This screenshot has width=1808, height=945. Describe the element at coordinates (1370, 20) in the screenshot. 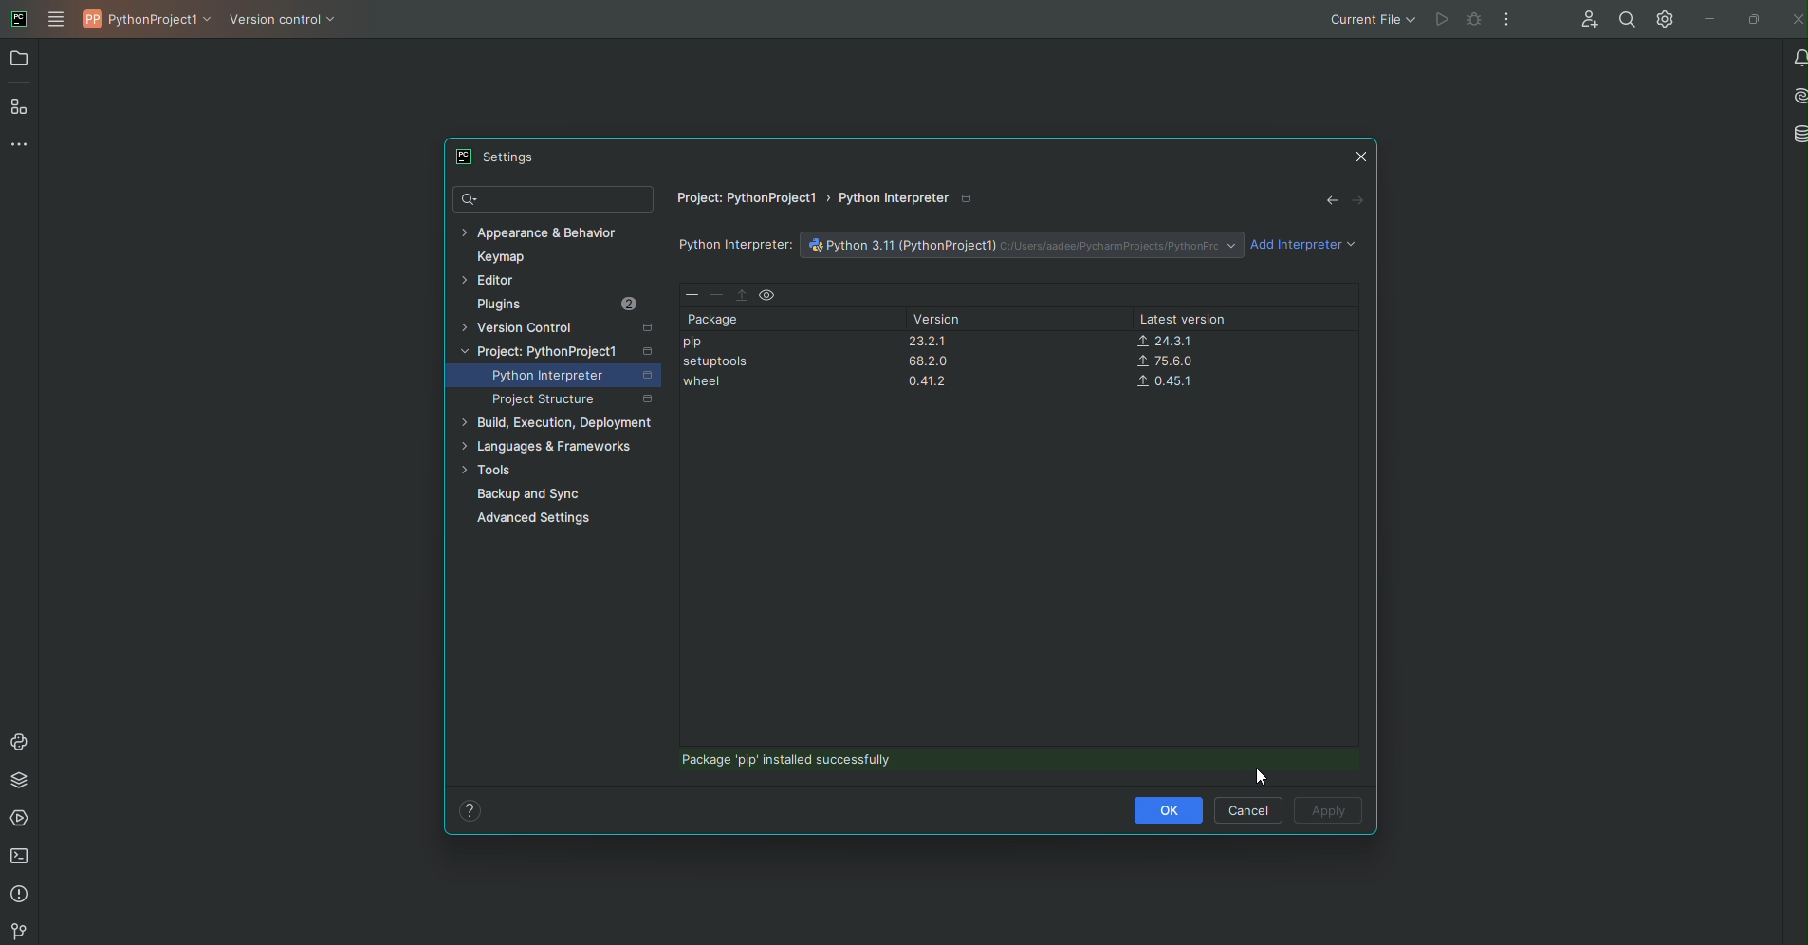

I see `Current file` at that location.